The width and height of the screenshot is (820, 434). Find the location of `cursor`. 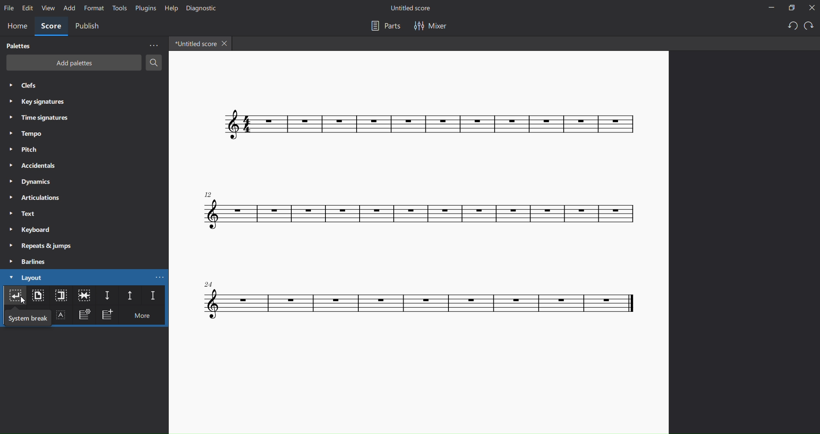

cursor is located at coordinates (25, 304).